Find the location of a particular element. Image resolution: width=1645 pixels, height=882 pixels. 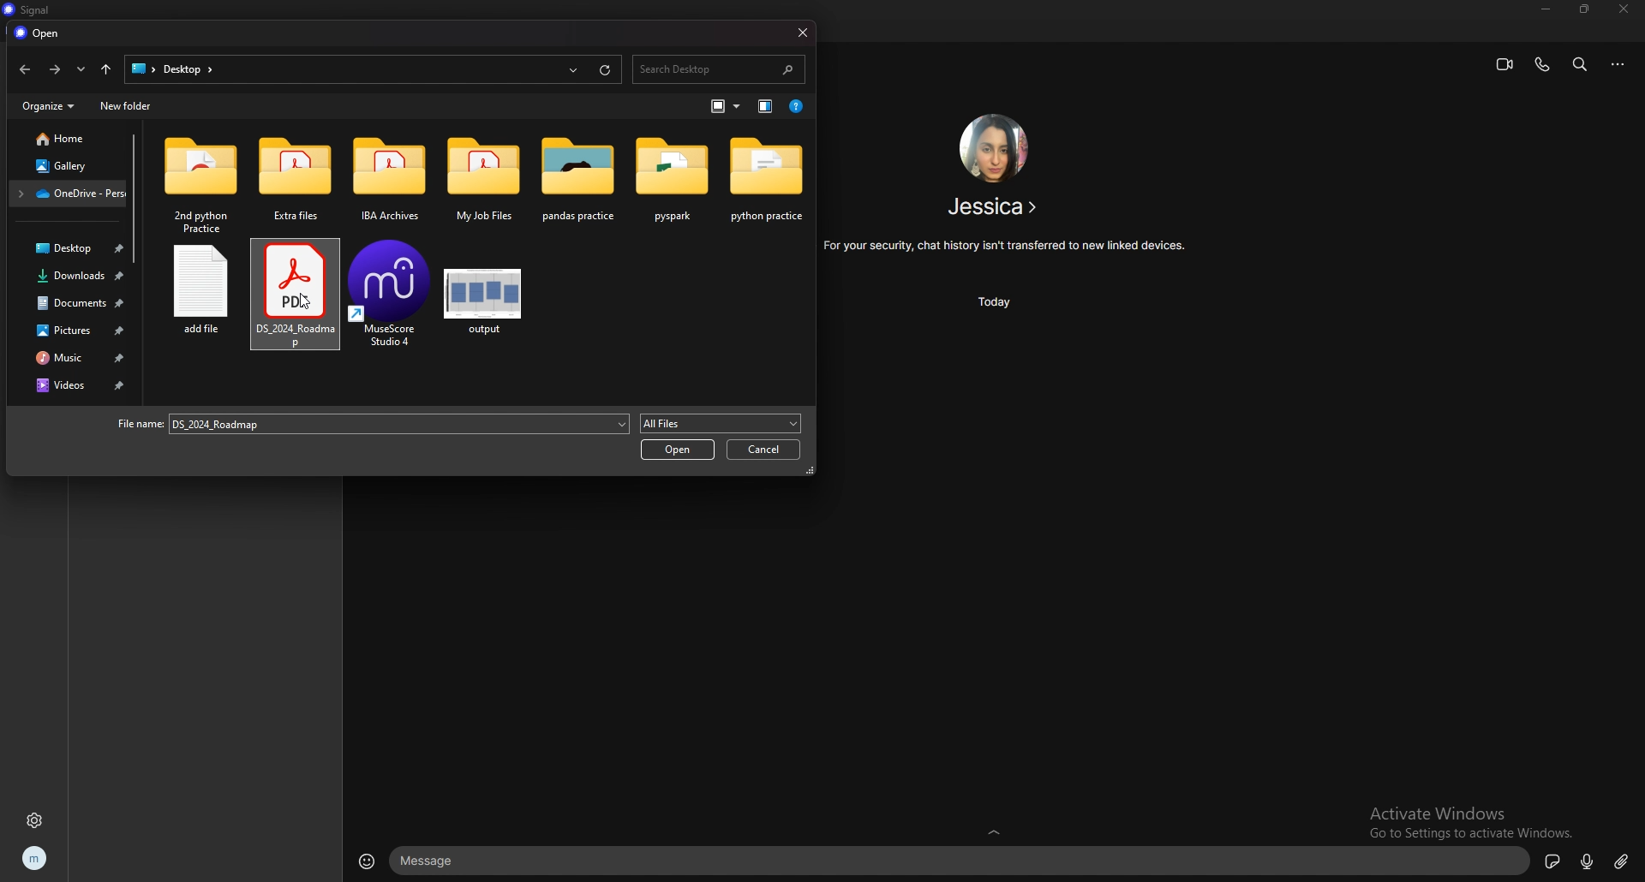

forward is located at coordinates (55, 70).